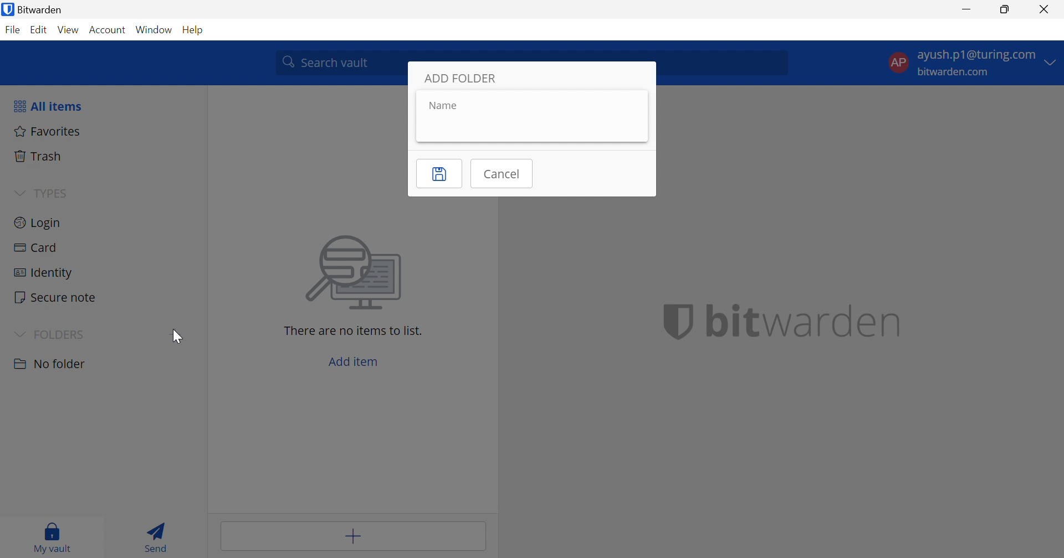 The width and height of the screenshot is (1064, 558). I want to click on There are no items to list, so click(353, 331).